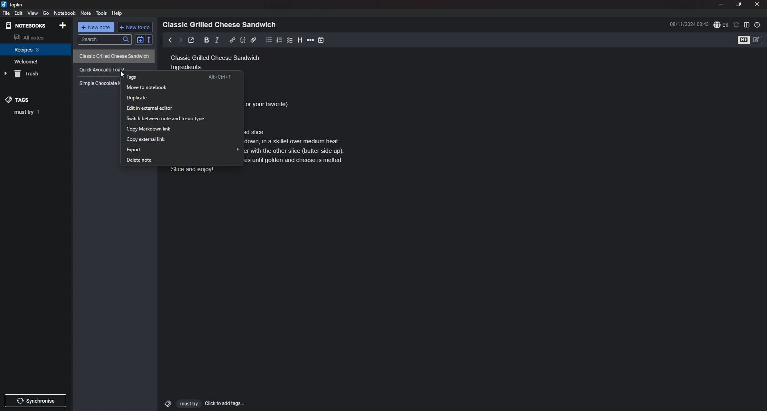  I want to click on next, so click(180, 40).